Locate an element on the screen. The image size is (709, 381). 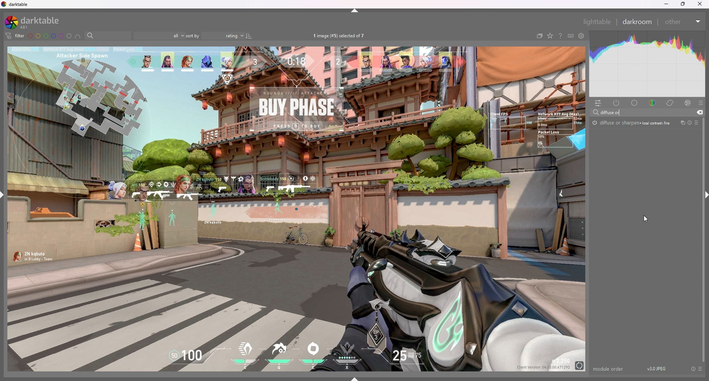
diffuse or sharpen is located at coordinates (617, 123).